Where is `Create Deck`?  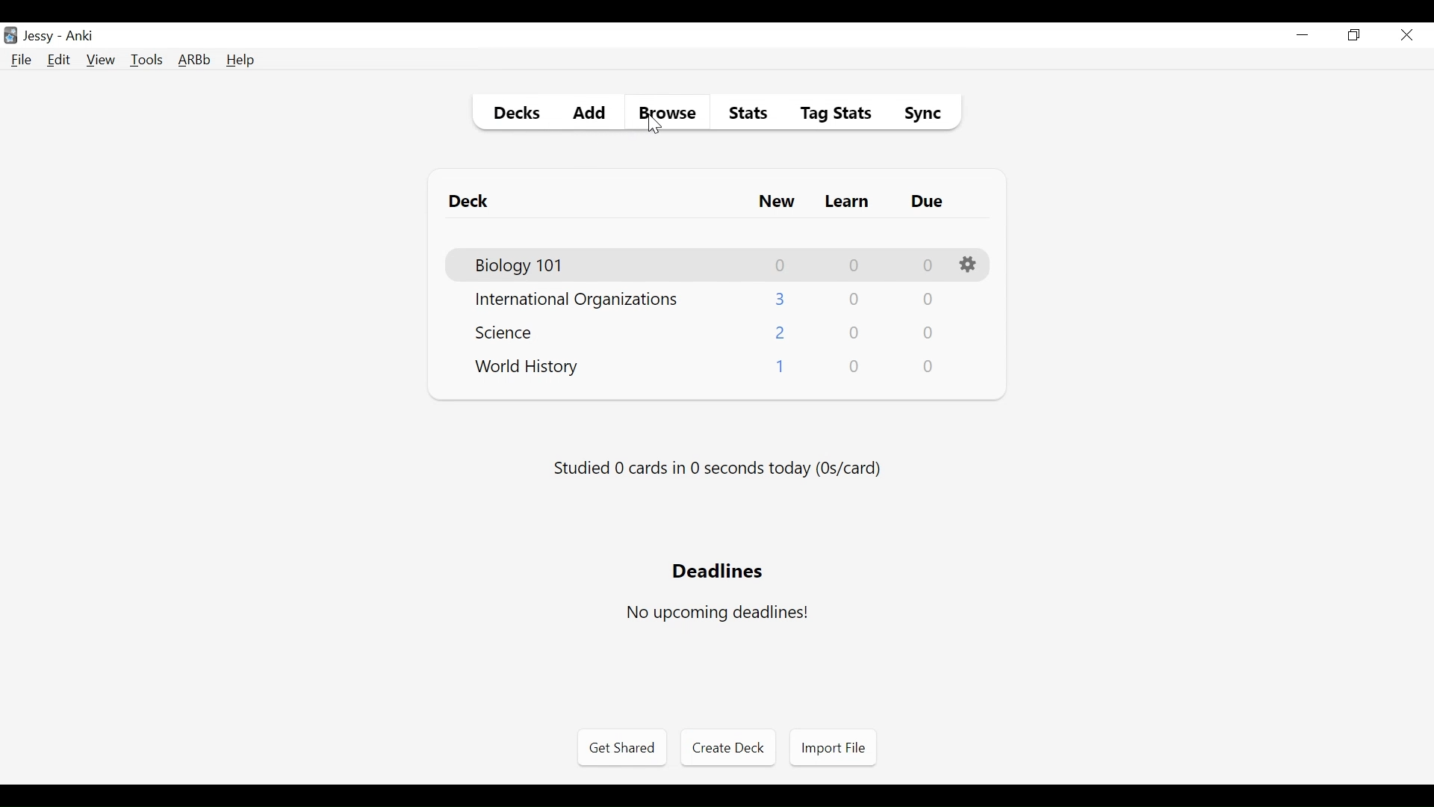 Create Deck is located at coordinates (725, 746).